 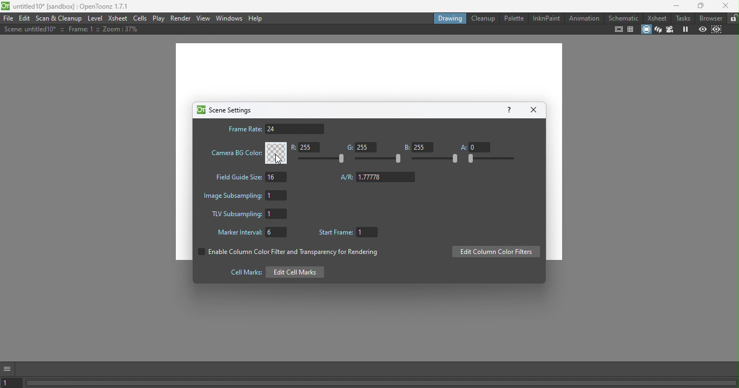 What do you see at coordinates (96, 19) in the screenshot?
I see `Level` at bounding box center [96, 19].